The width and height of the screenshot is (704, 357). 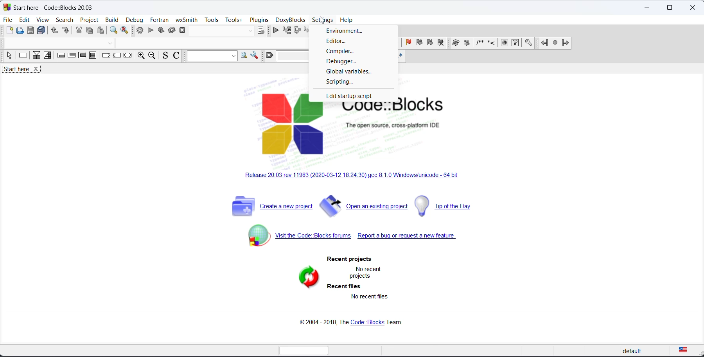 What do you see at coordinates (322, 20) in the screenshot?
I see `cursor` at bounding box center [322, 20].